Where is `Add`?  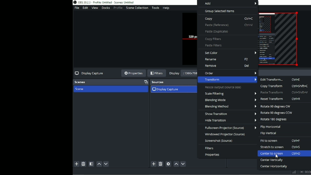
Add is located at coordinates (229, 3).